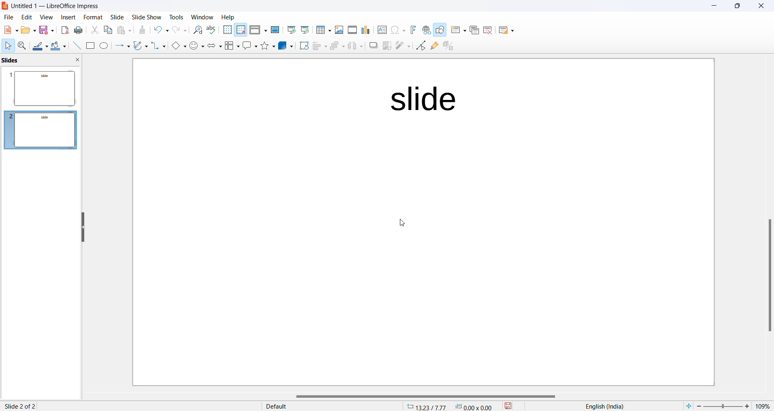 The image size is (774, 411). Describe the element at coordinates (107, 31) in the screenshot. I see `Copy` at that location.